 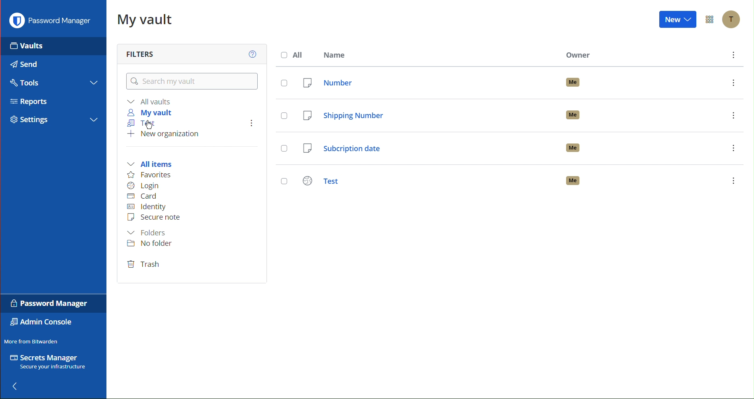 I want to click on Vaults, so click(x=30, y=47).